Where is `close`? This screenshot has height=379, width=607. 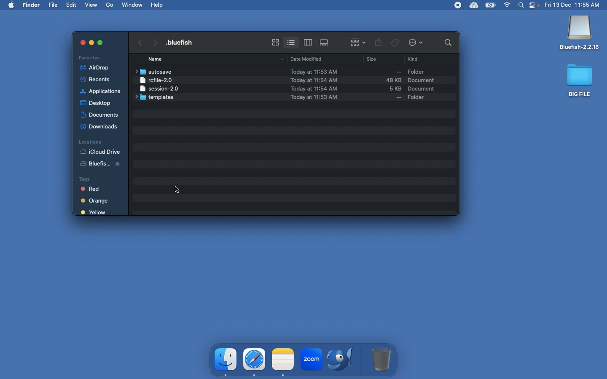 close is located at coordinates (78, 42).